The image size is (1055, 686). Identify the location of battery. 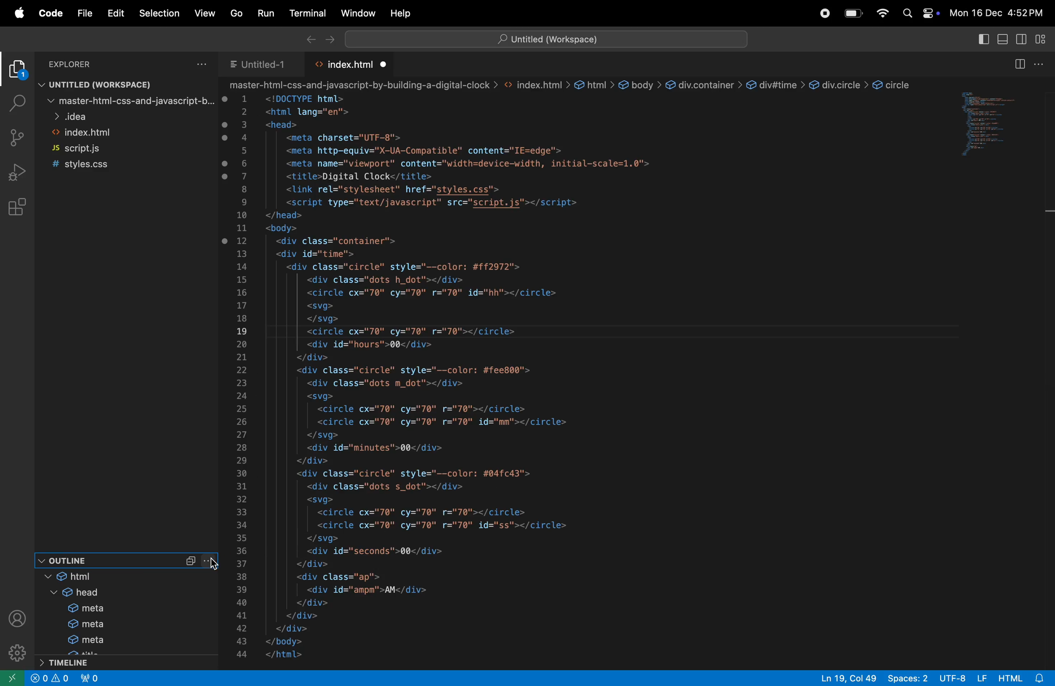
(853, 12).